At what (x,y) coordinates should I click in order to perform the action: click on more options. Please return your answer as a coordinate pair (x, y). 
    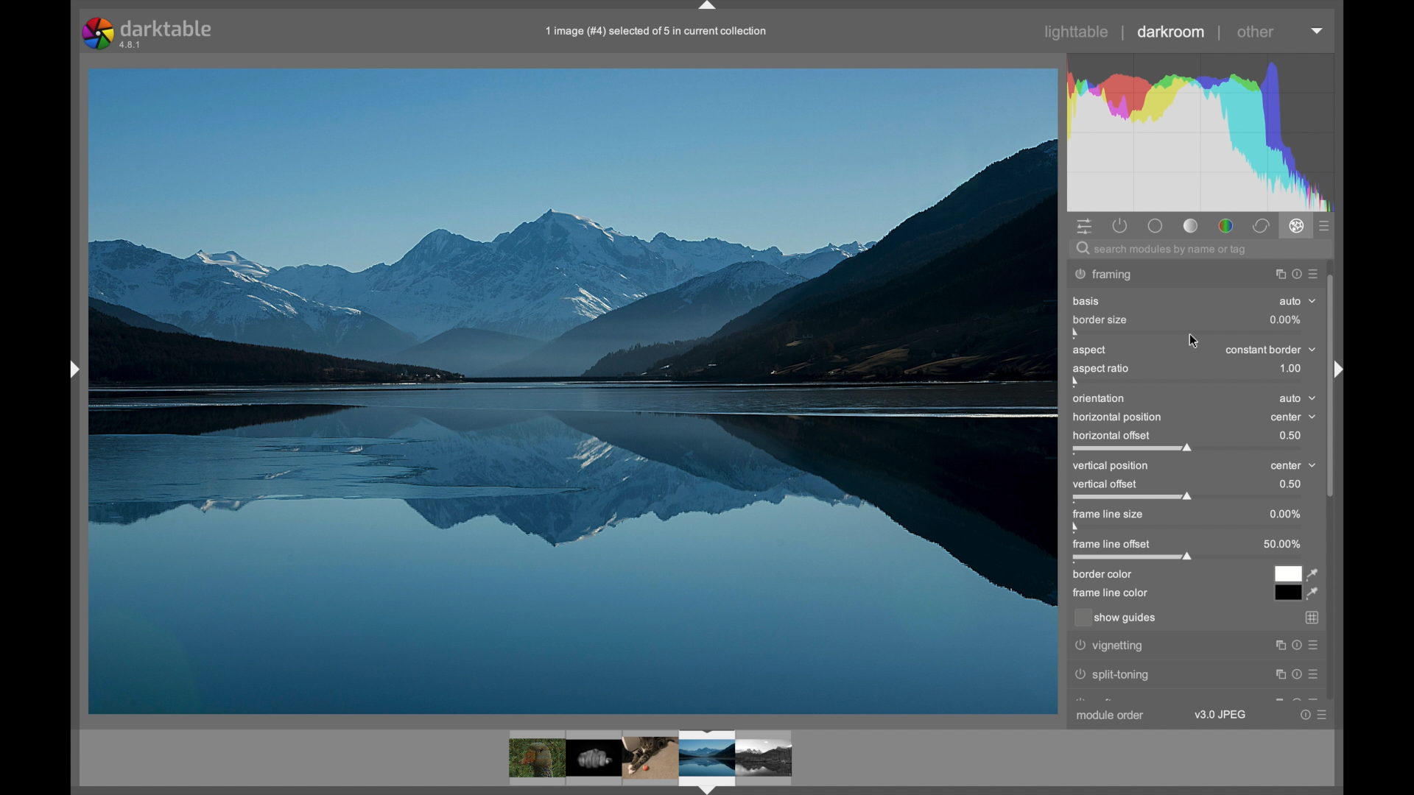
    Looking at the image, I should click on (1298, 645).